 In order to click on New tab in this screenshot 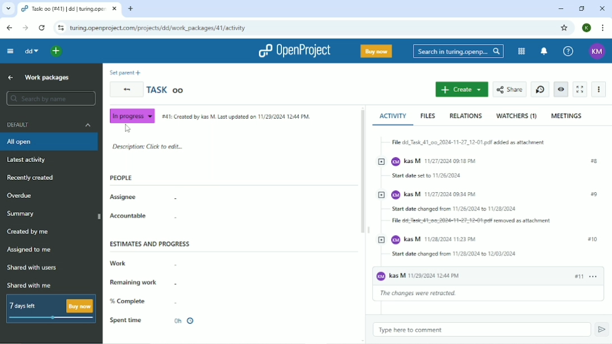, I will do `click(131, 8)`.